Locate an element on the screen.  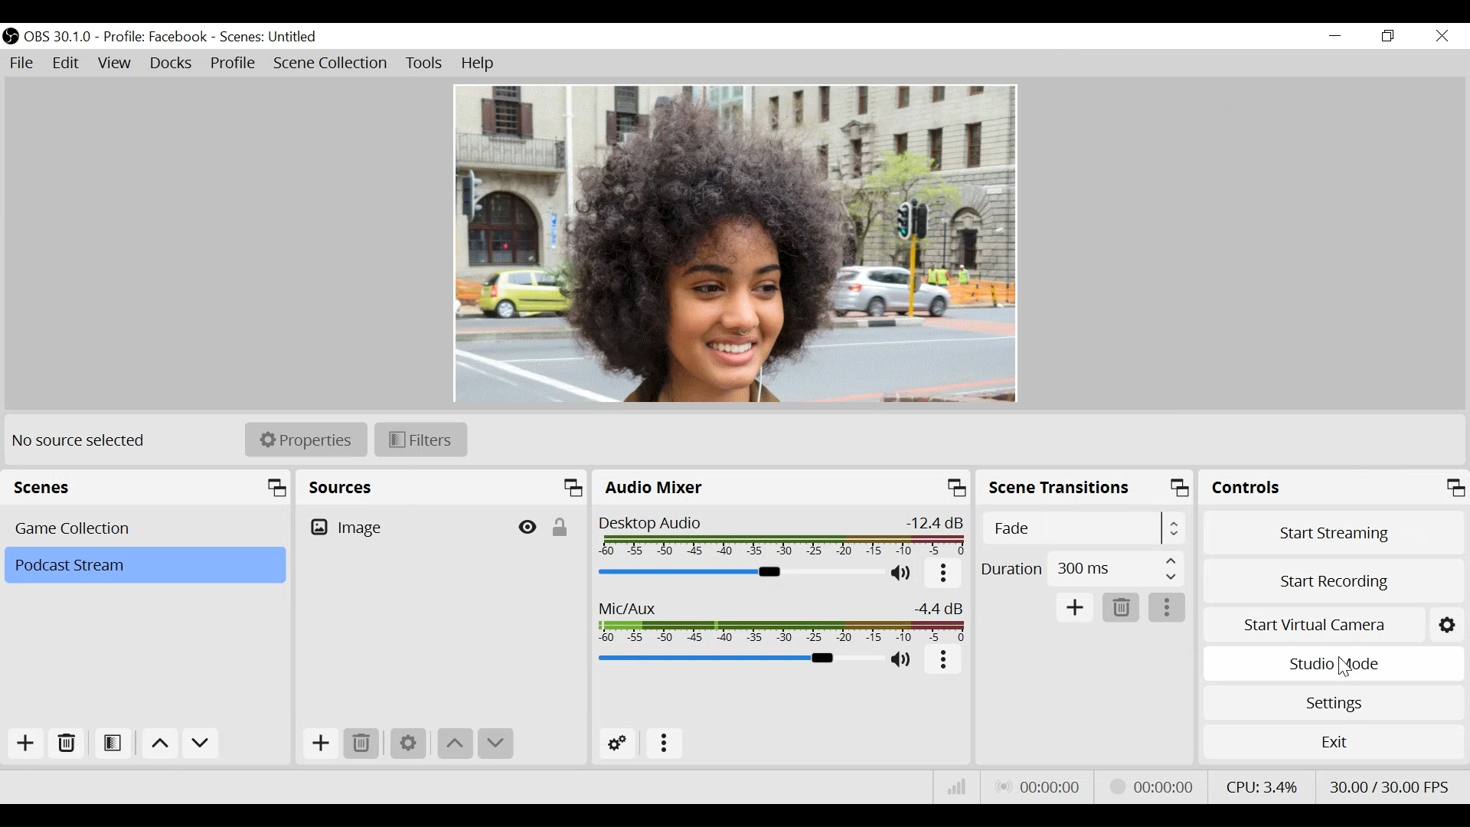
Live Status is located at coordinates (1035, 786).